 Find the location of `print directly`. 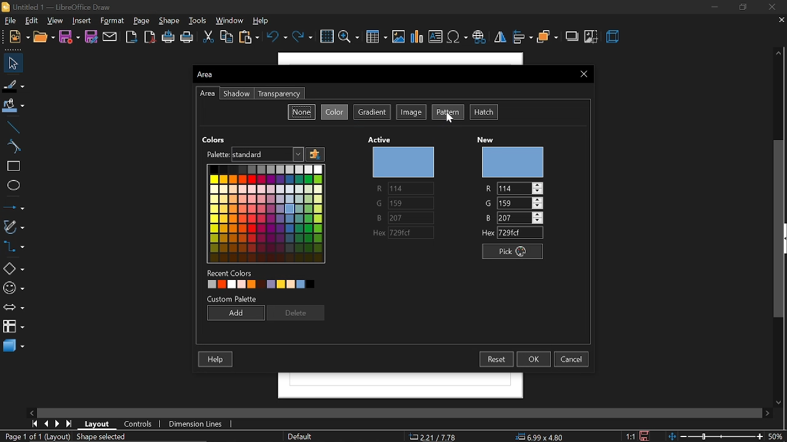

print directly is located at coordinates (168, 38).